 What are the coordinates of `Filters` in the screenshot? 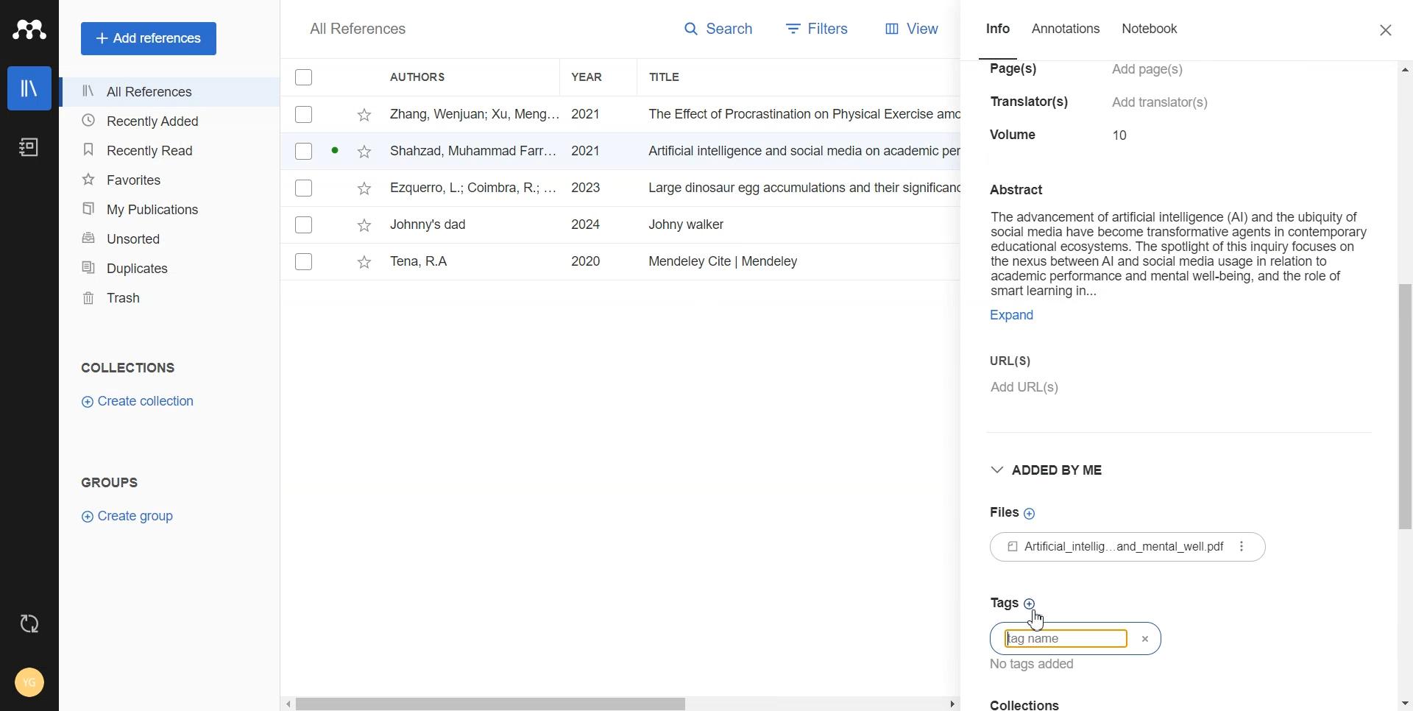 It's located at (812, 30).